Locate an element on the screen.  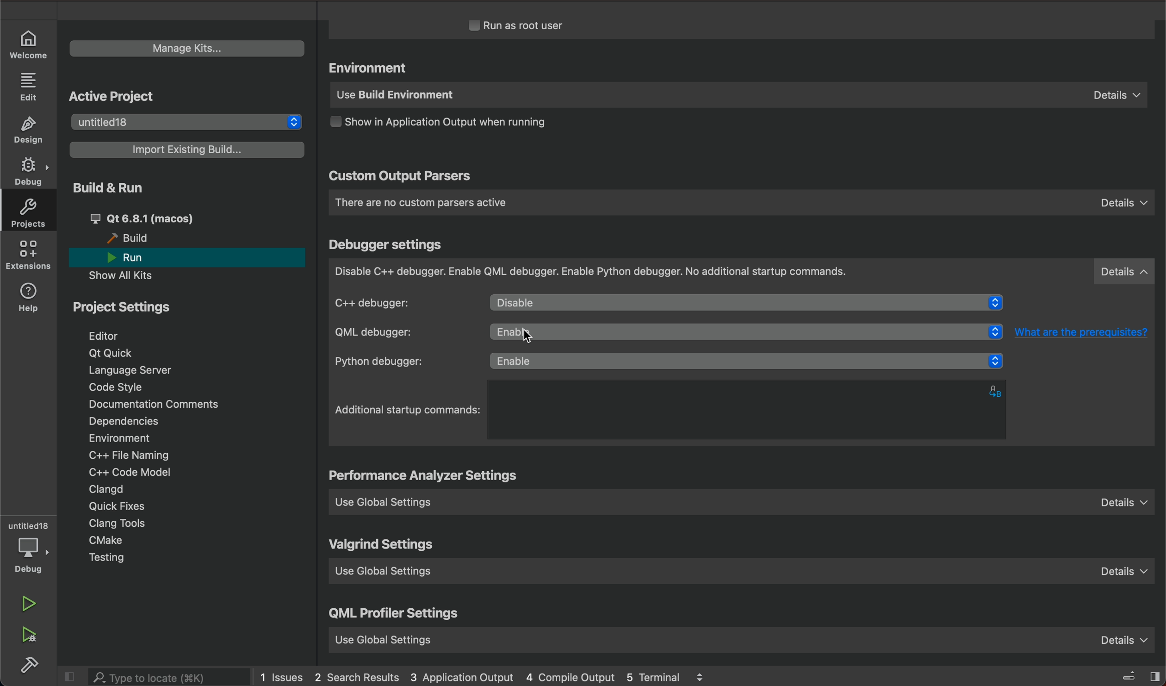
output is located at coordinates (454, 125).